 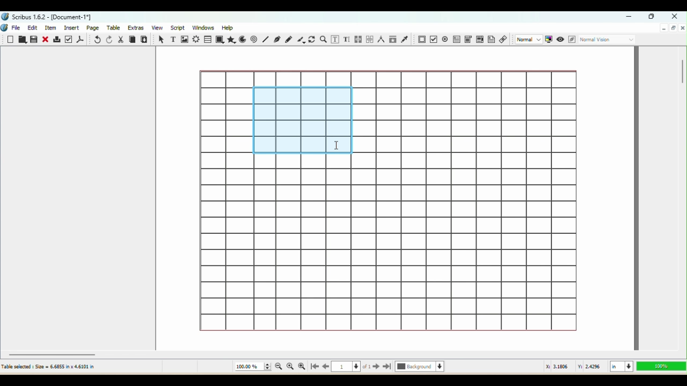 I want to click on Windows, so click(x=204, y=27).